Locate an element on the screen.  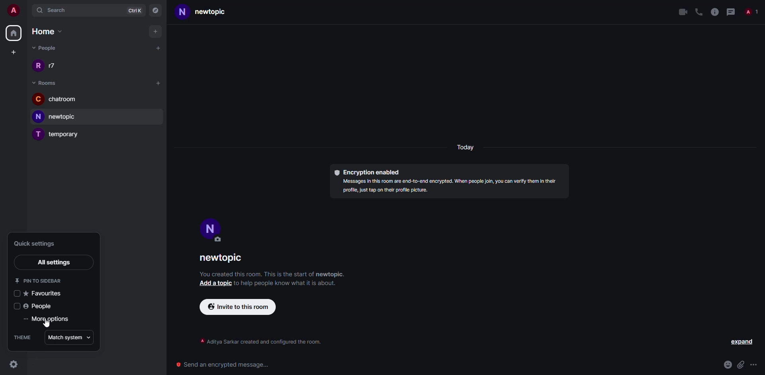
match system is located at coordinates (71, 338).